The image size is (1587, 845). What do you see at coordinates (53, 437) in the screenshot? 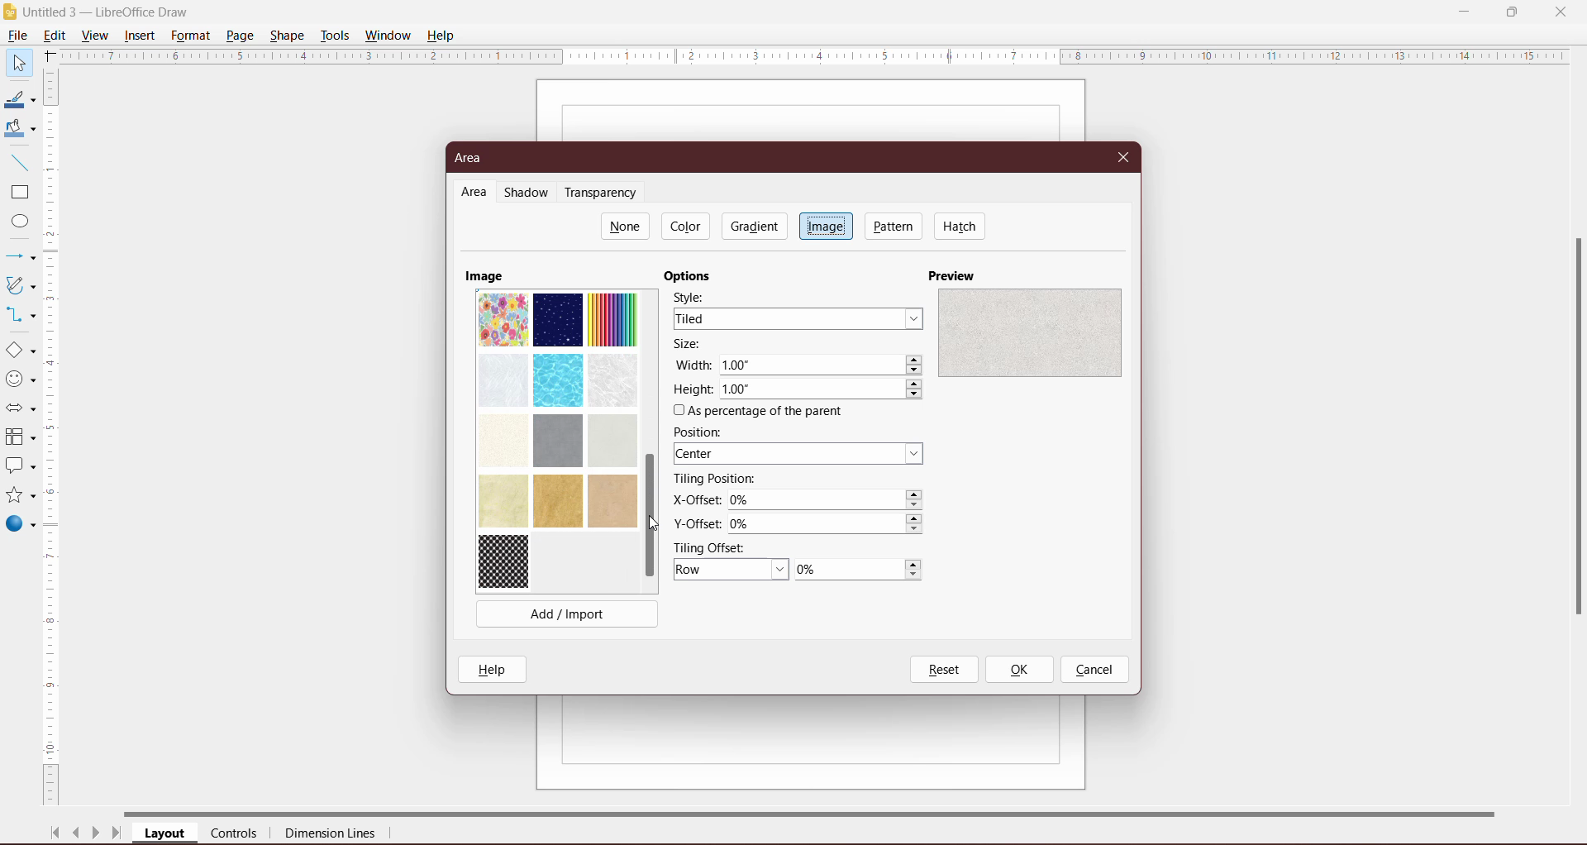
I see `Vertical Scroll Bar` at bounding box center [53, 437].